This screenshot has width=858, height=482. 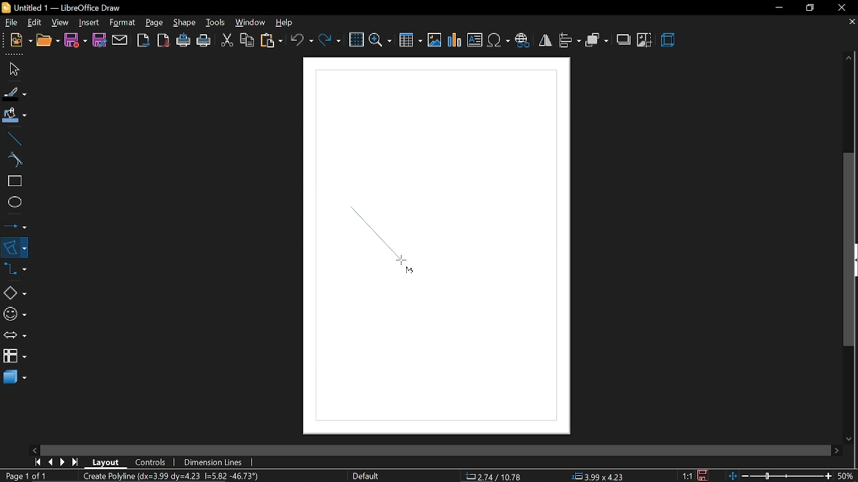 What do you see at coordinates (106, 461) in the screenshot?
I see `layout` at bounding box center [106, 461].